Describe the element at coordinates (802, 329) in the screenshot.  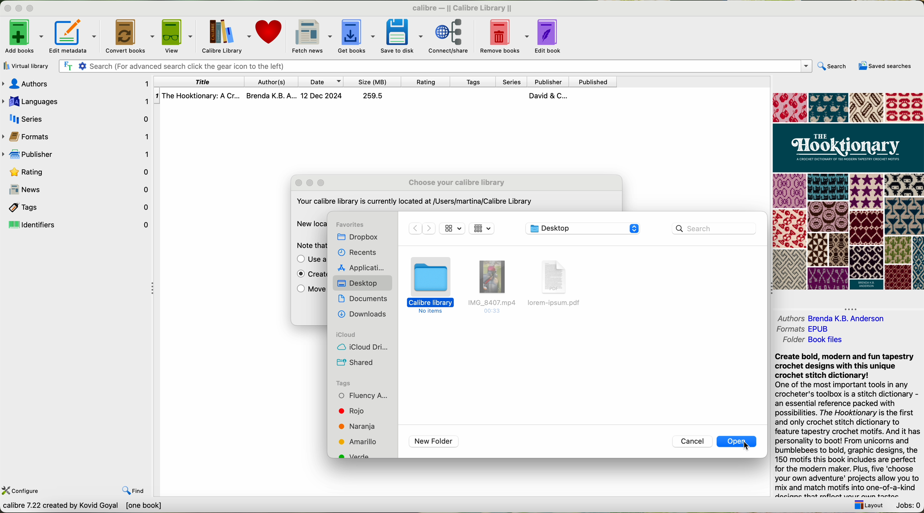
I see `formats EPUB` at that location.